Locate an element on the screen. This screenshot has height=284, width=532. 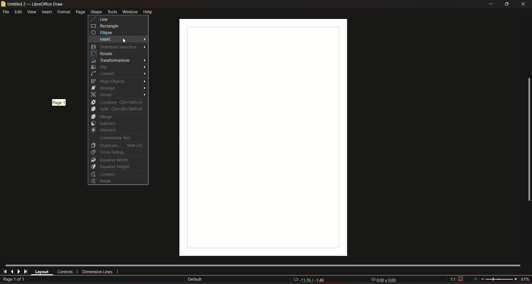
zoom is located at coordinates (501, 278).